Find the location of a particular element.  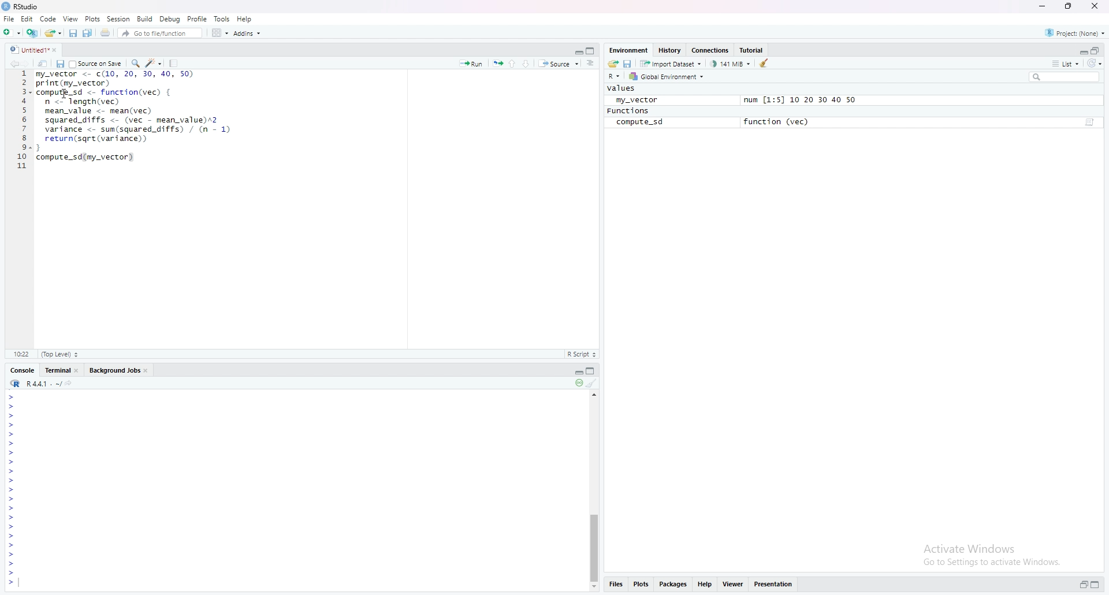

Save workspace as is located at coordinates (629, 63).